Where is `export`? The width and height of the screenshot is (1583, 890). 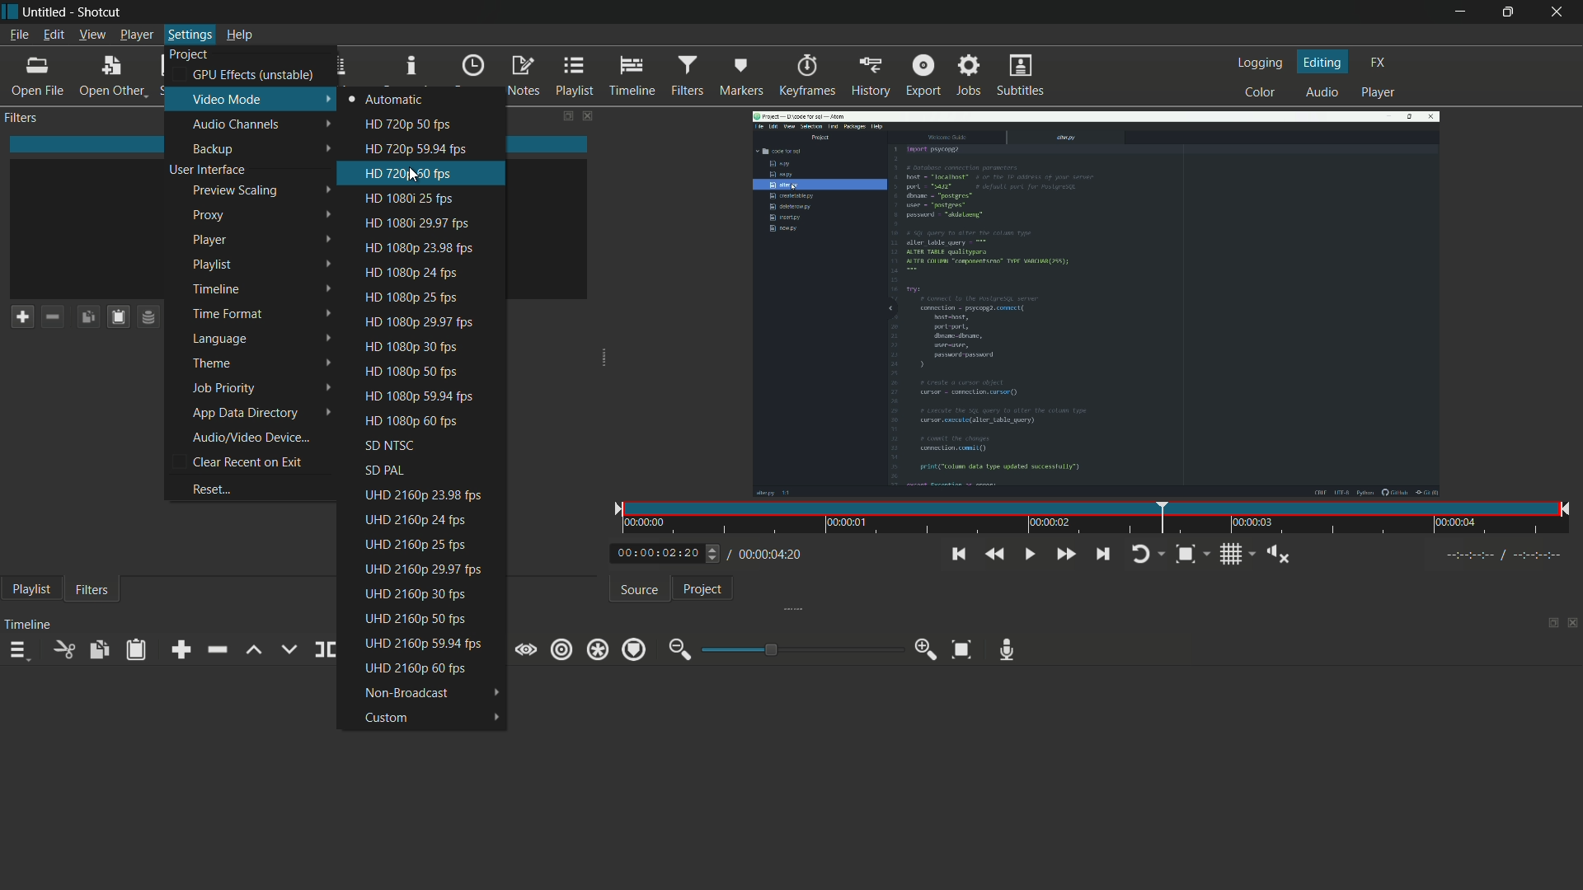
export is located at coordinates (923, 76).